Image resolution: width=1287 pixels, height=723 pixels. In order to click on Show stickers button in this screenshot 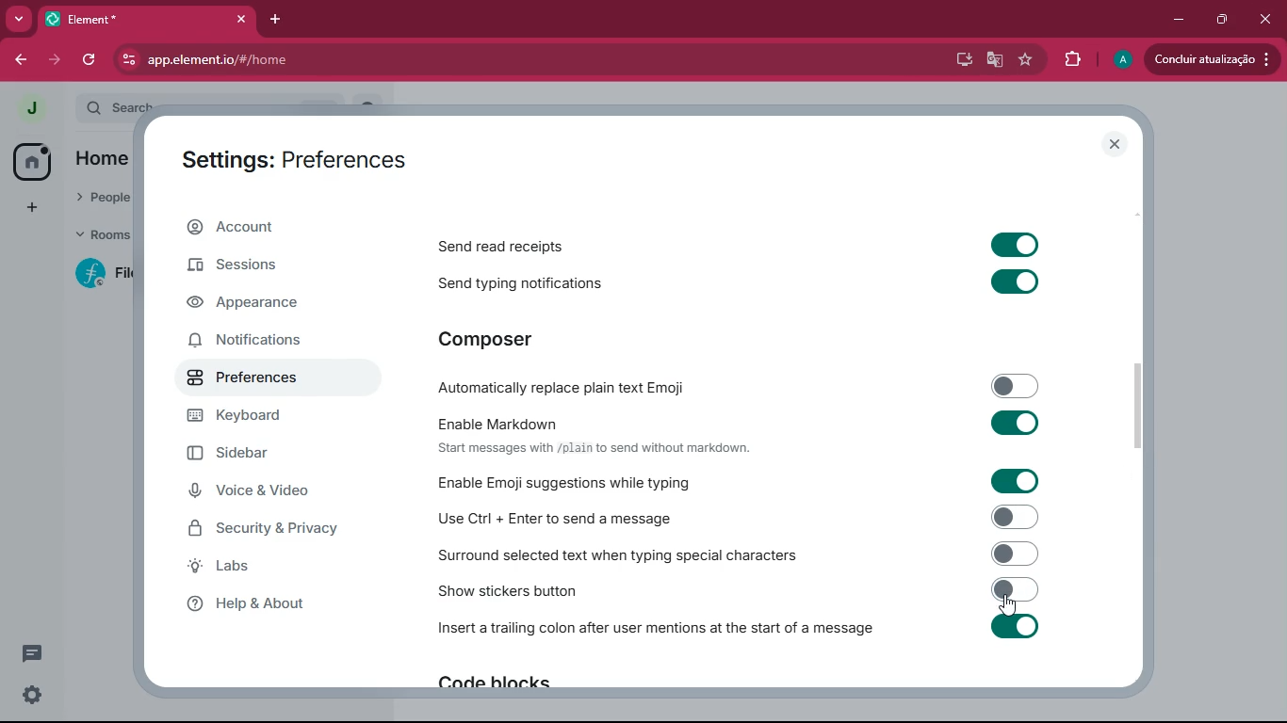, I will do `click(743, 593)`.